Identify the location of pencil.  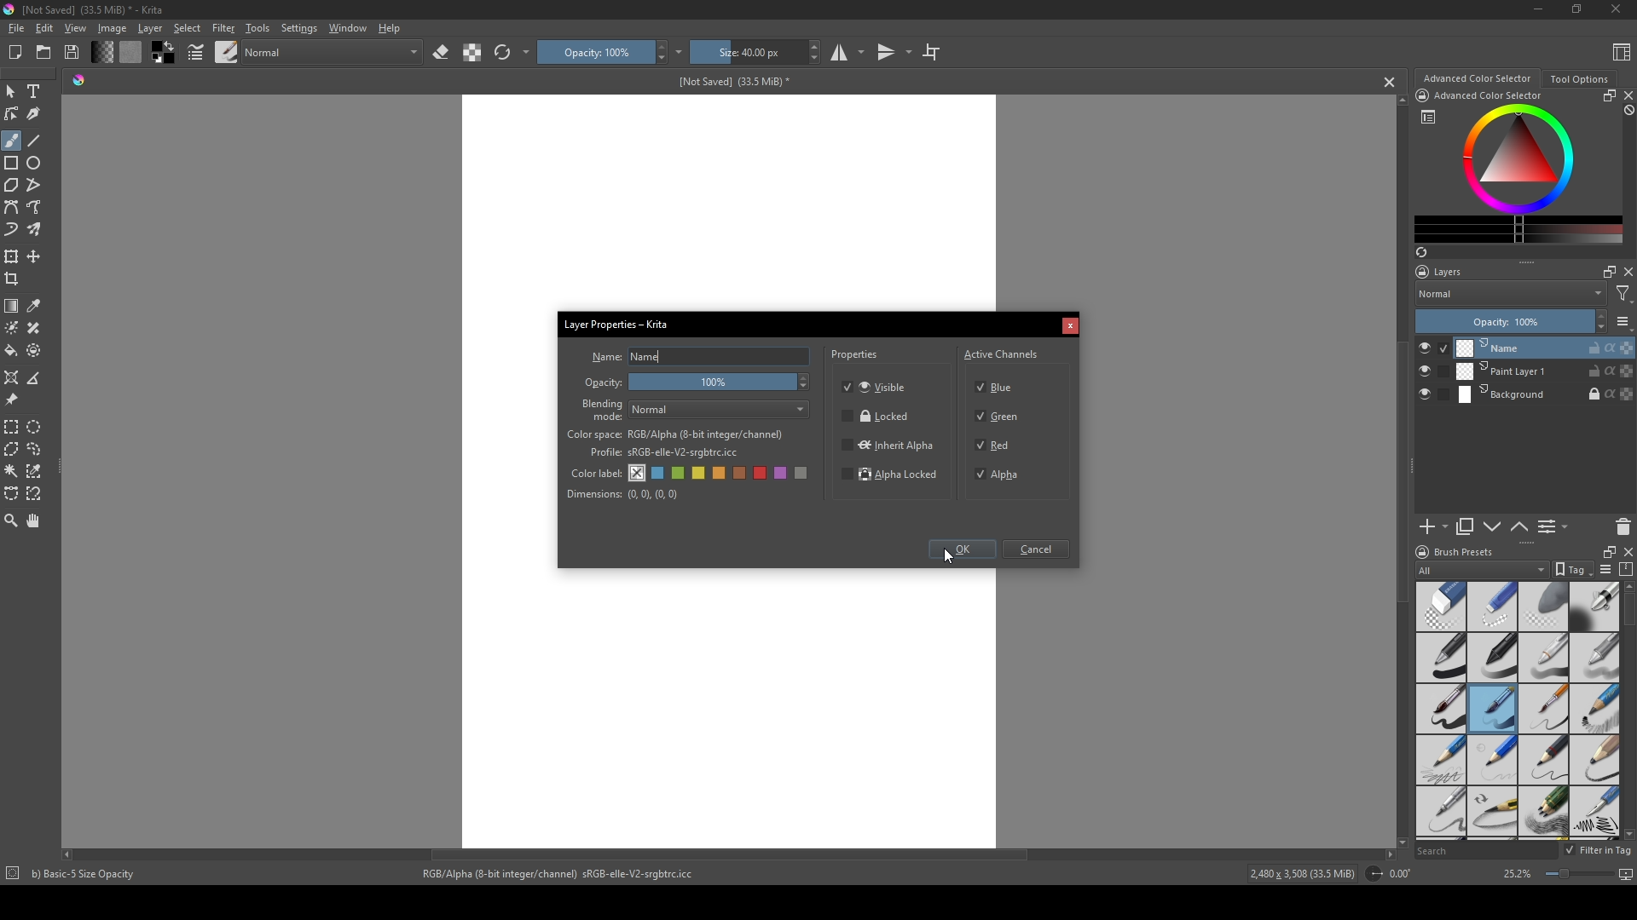
(1439, 760).